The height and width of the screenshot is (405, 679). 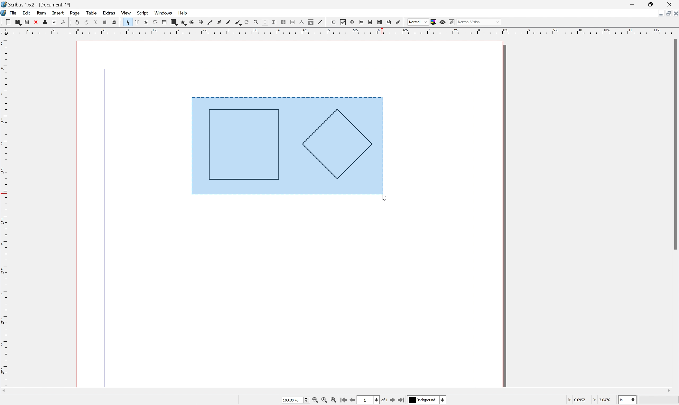 What do you see at coordinates (652, 4) in the screenshot?
I see `Restore Down` at bounding box center [652, 4].